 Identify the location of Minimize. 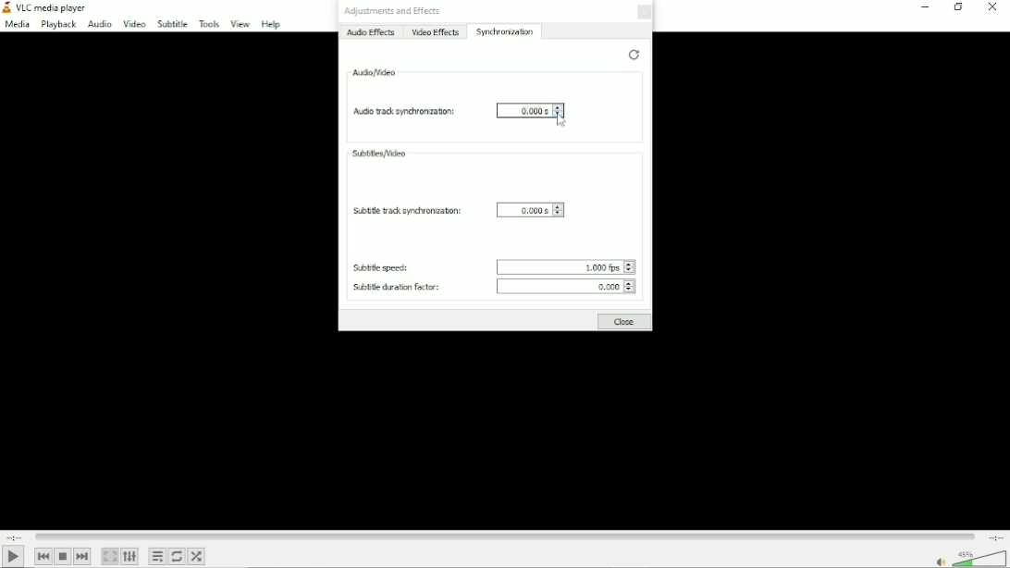
(924, 8).